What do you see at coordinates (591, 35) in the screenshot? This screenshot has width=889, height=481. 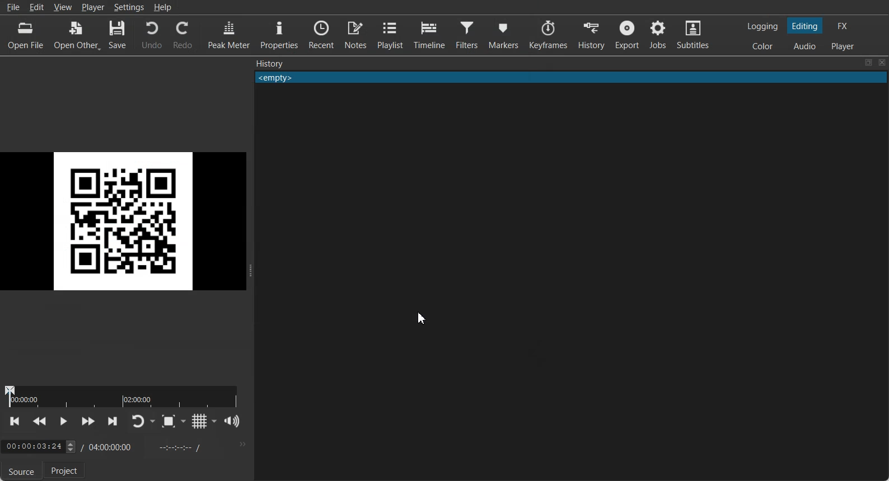 I see `History` at bounding box center [591, 35].